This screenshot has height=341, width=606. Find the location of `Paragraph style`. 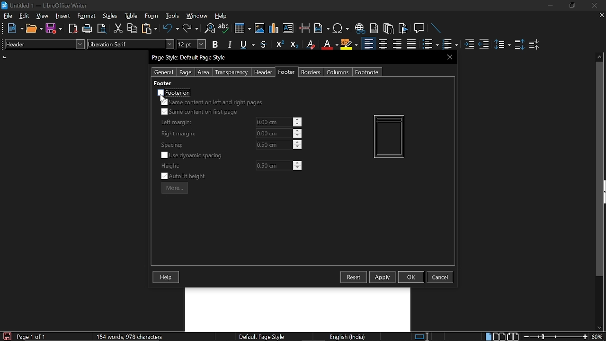

Paragraph style is located at coordinates (43, 44).